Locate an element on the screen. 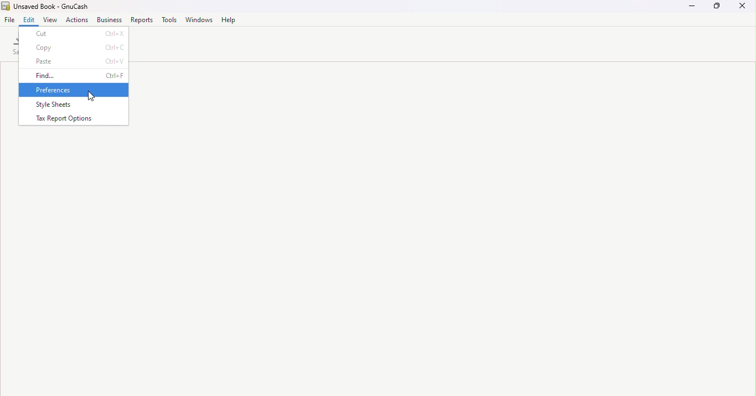  Preferences is located at coordinates (74, 90).